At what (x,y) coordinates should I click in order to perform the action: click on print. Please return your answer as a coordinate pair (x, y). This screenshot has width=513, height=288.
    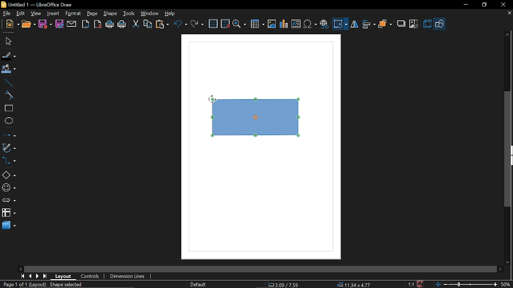
    Looking at the image, I should click on (122, 25).